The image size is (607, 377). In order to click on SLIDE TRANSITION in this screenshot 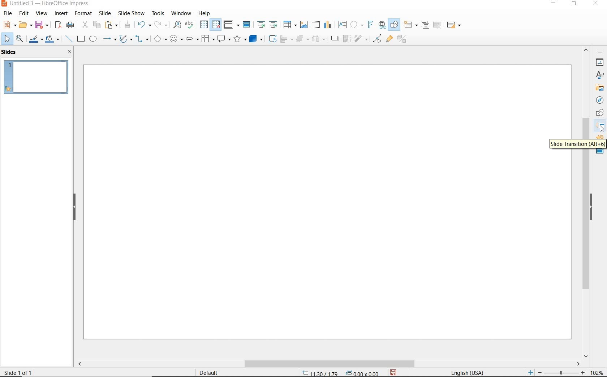, I will do `click(577, 144)`.